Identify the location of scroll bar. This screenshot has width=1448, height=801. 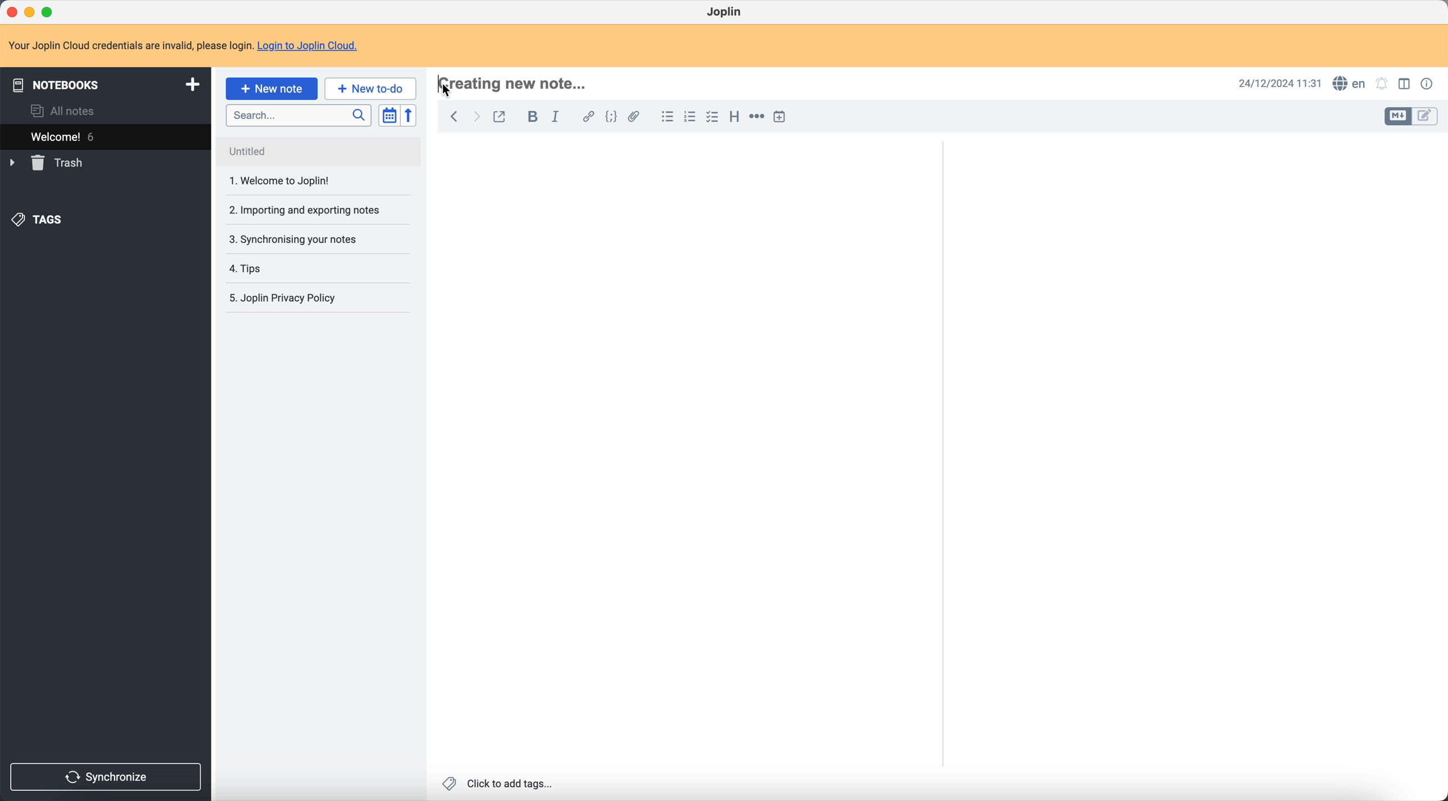
(937, 223).